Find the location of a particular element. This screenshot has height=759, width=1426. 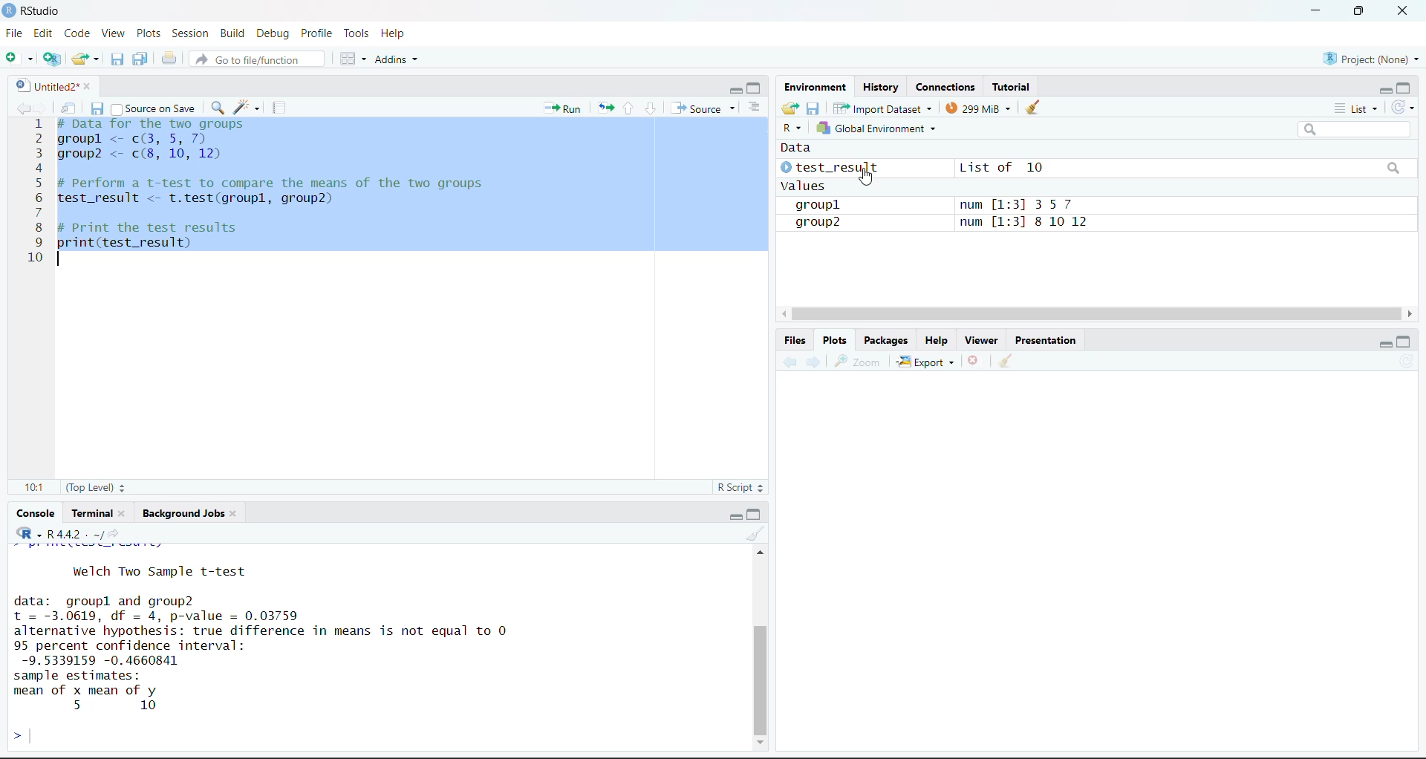

Help is located at coordinates (397, 34).